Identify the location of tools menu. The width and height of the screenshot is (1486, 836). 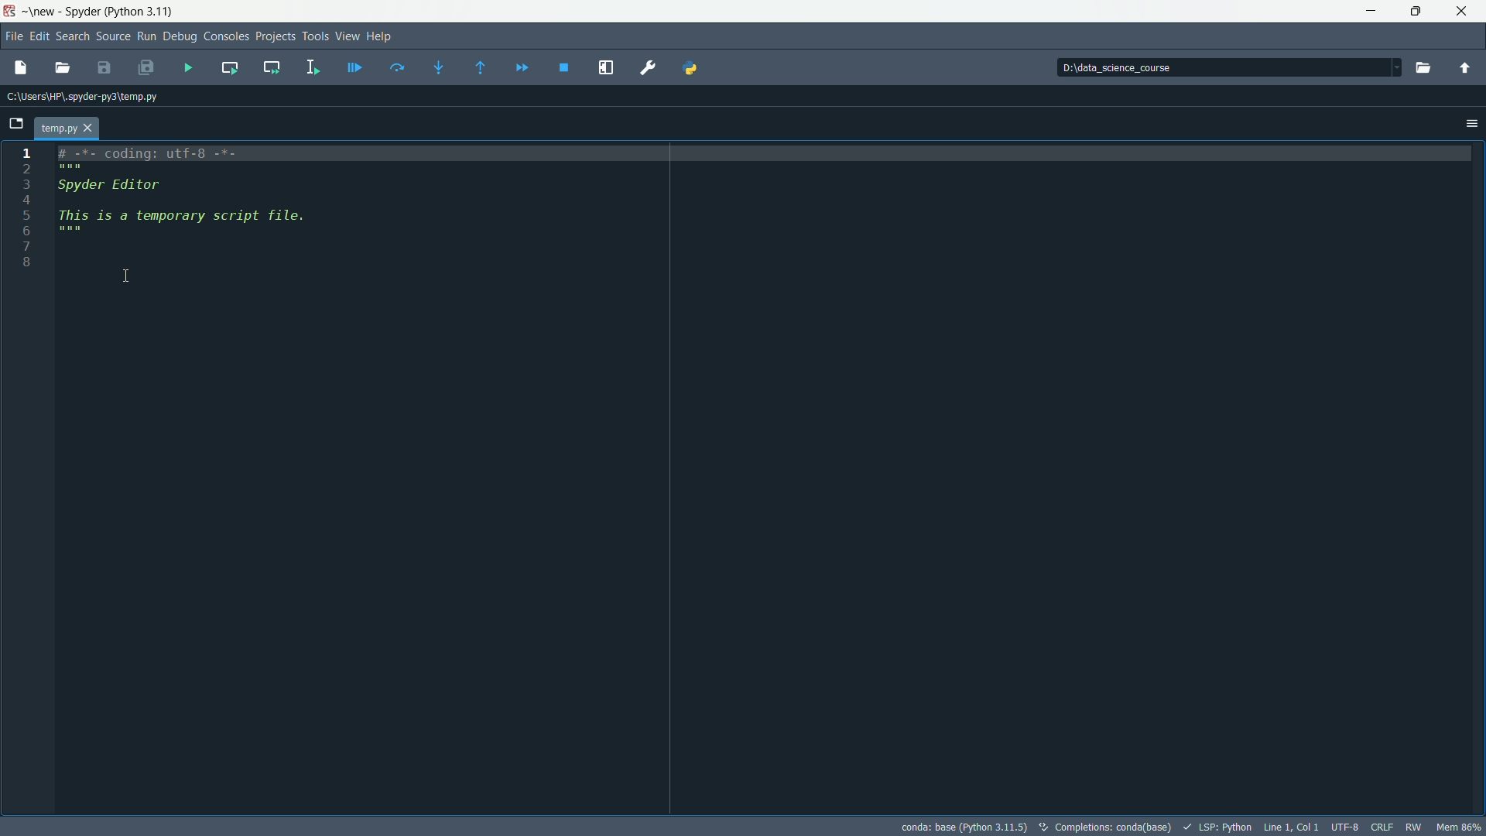
(316, 36).